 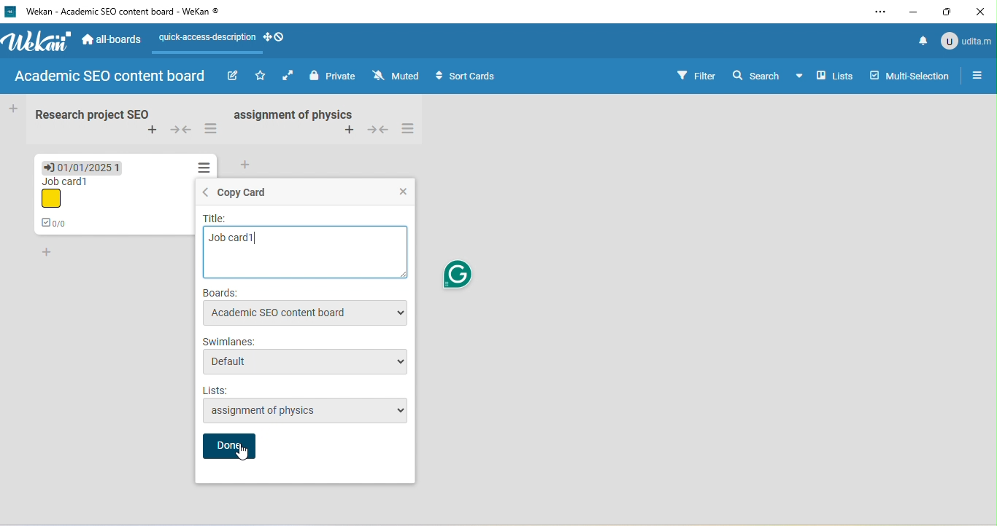 I want to click on default, so click(x=307, y=362).